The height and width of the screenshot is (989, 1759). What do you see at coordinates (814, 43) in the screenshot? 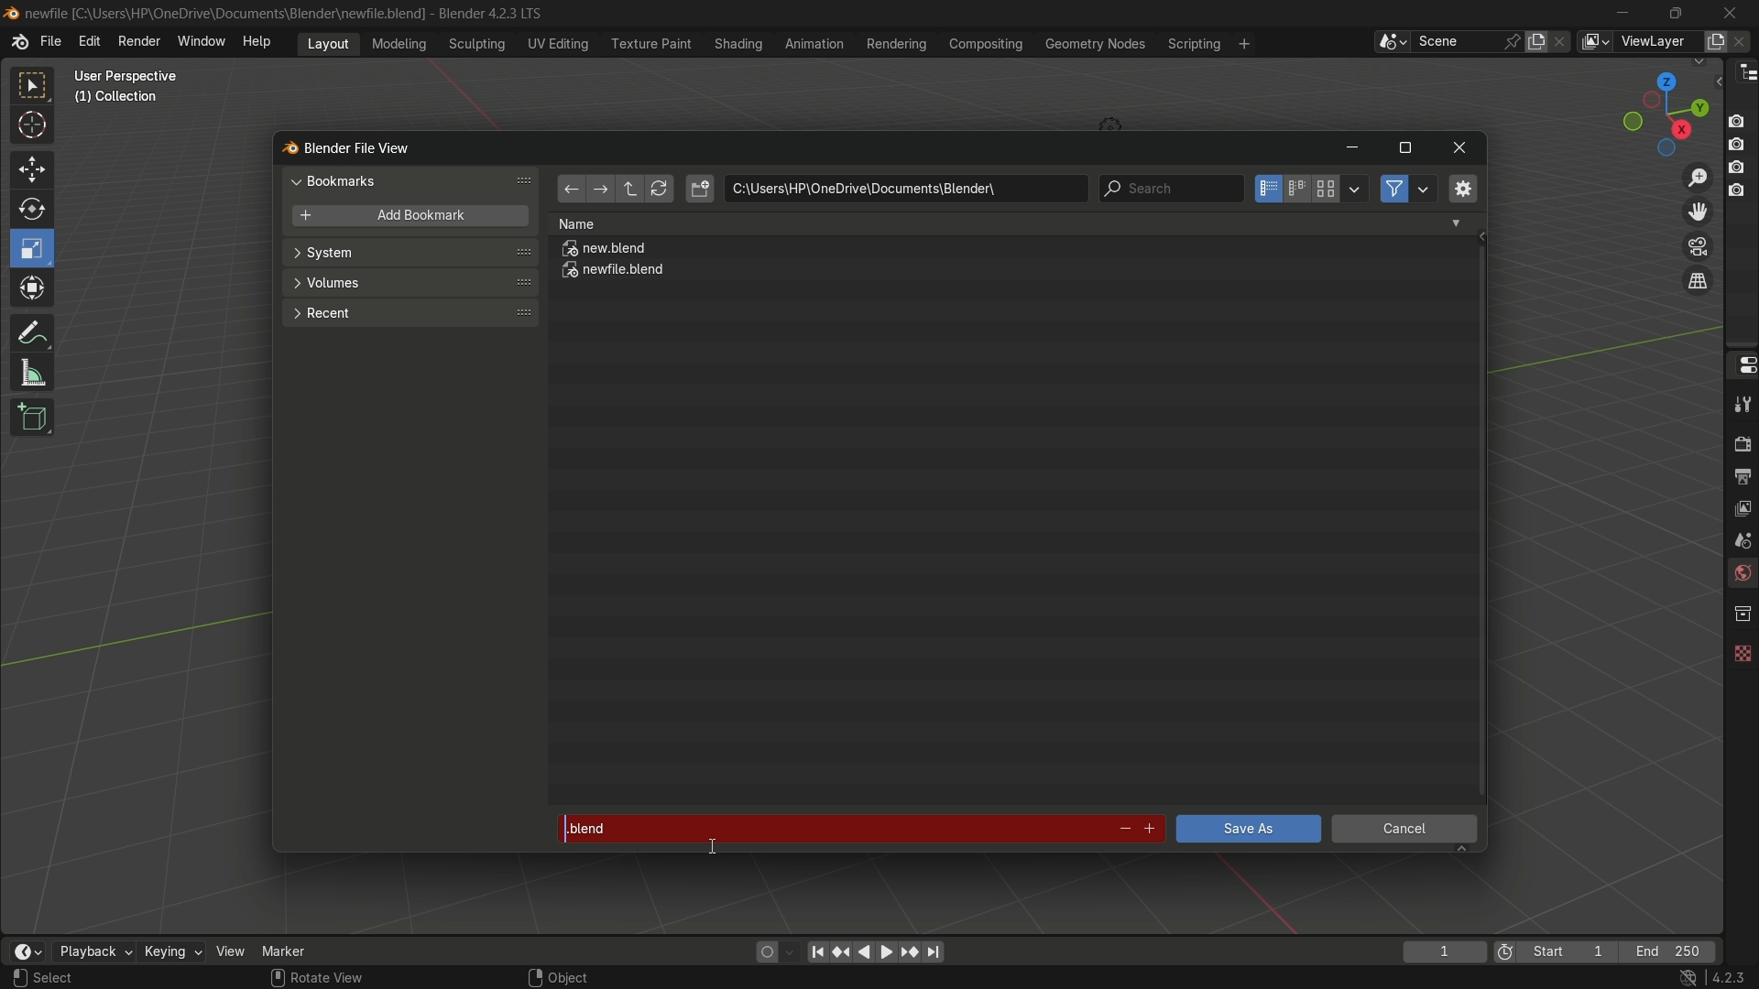
I see `animation menu` at bounding box center [814, 43].